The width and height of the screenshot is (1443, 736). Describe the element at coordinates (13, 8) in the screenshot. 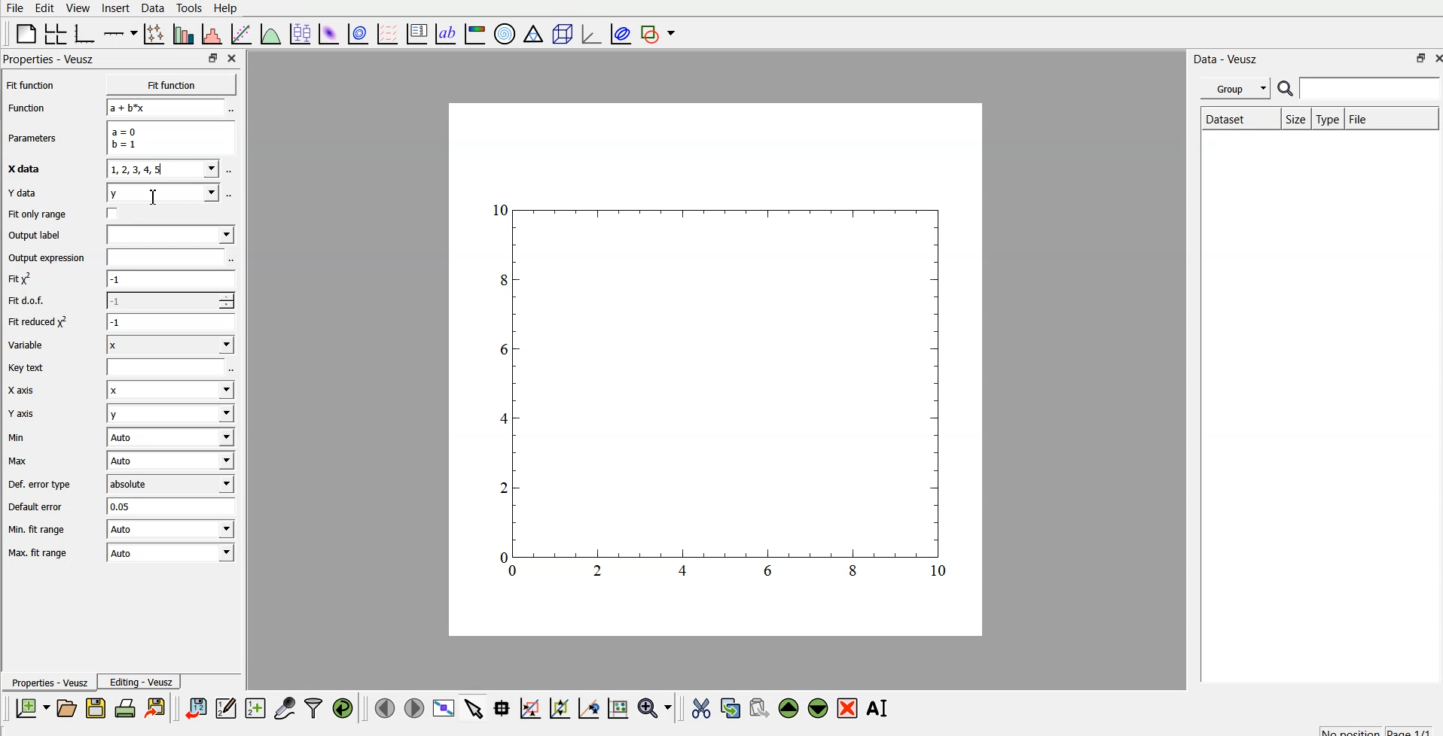

I see `file` at that location.